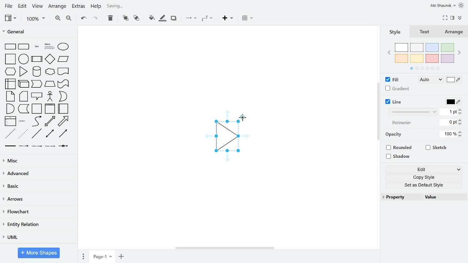 The height and width of the screenshot is (263, 468). Describe the element at coordinates (424, 178) in the screenshot. I see `copy style` at that location.